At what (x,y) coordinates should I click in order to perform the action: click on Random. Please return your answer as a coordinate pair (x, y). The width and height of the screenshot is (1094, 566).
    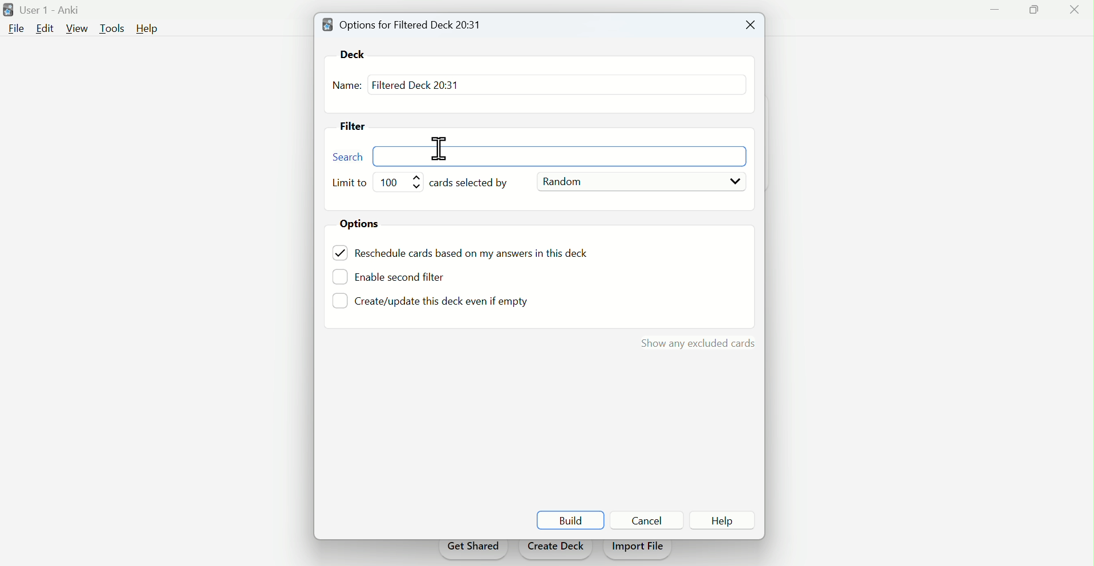
    Looking at the image, I should click on (641, 180).